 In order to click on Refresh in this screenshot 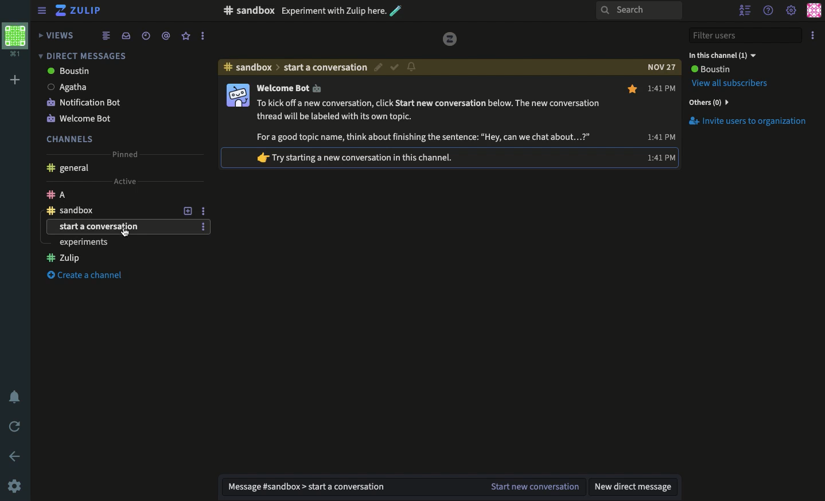, I will do `click(15, 425)`.